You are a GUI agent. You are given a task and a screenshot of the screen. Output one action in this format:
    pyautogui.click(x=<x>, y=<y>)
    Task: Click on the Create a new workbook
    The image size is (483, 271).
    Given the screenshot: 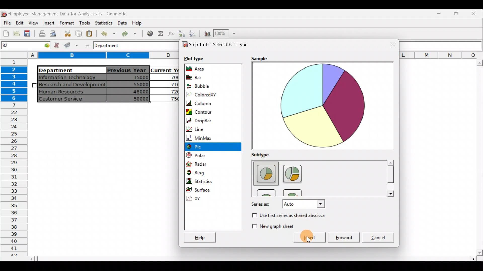 What is the action you would take?
    pyautogui.click(x=6, y=33)
    